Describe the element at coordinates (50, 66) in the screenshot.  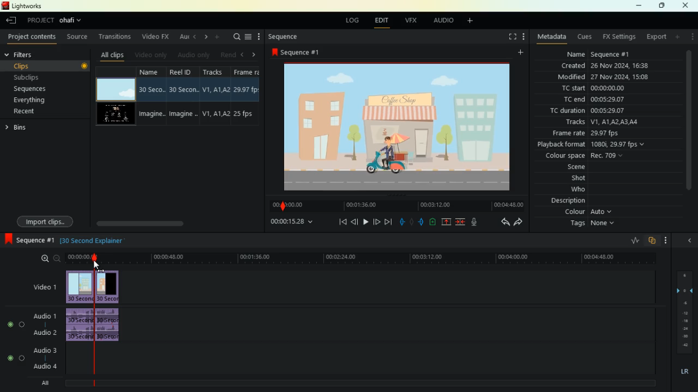
I see `clips` at that location.